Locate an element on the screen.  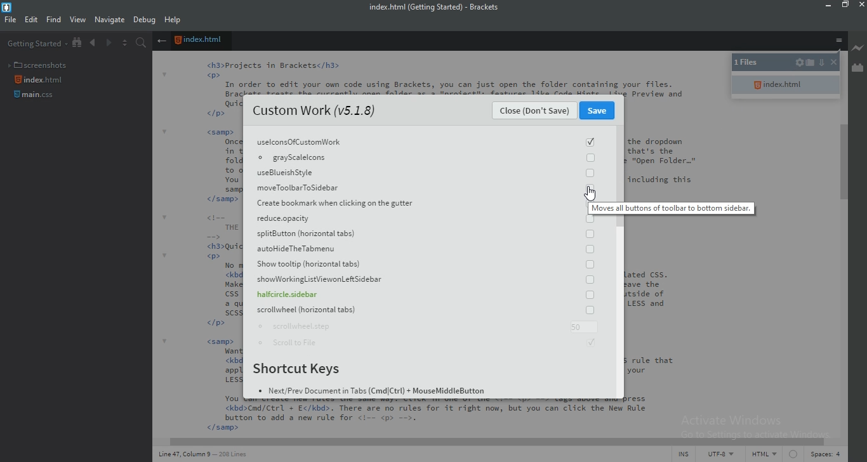
file name is located at coordinates (439, 8).